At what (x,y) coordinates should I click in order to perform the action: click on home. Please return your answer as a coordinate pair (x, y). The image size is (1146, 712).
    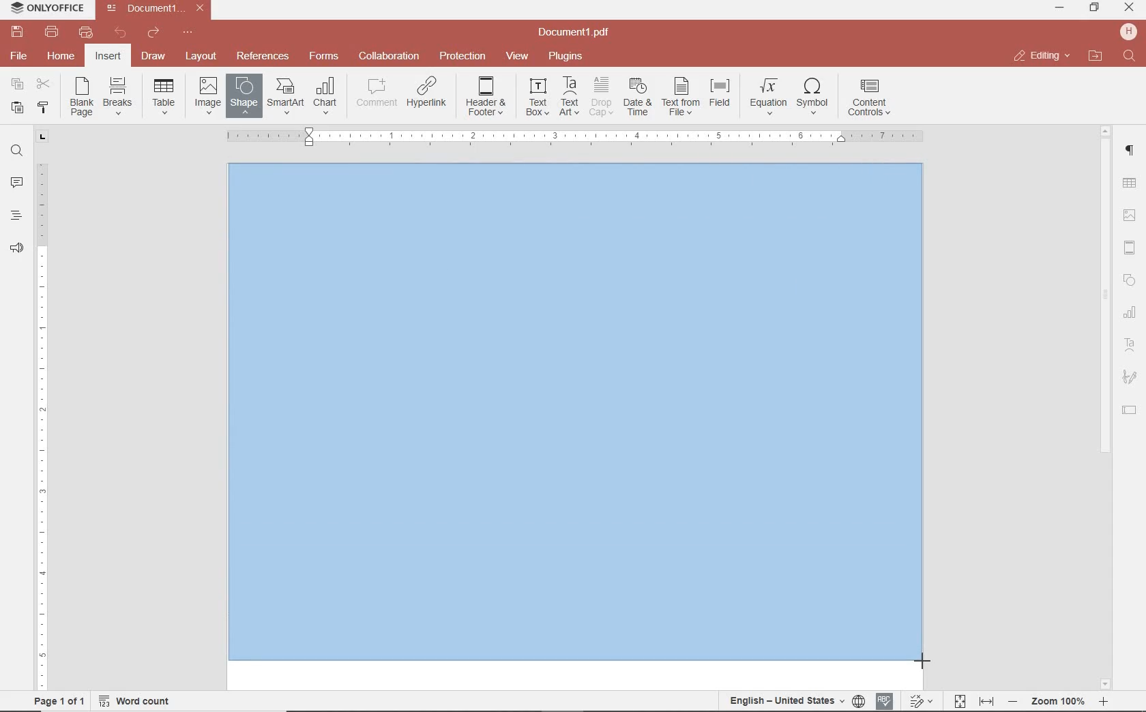
    Looking at the image, I should click on (59, 55).